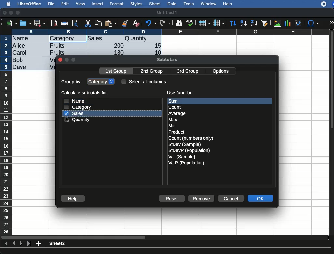 This screenshot has width=334, height=254. I want to click on subtotals, so click(167, 59).